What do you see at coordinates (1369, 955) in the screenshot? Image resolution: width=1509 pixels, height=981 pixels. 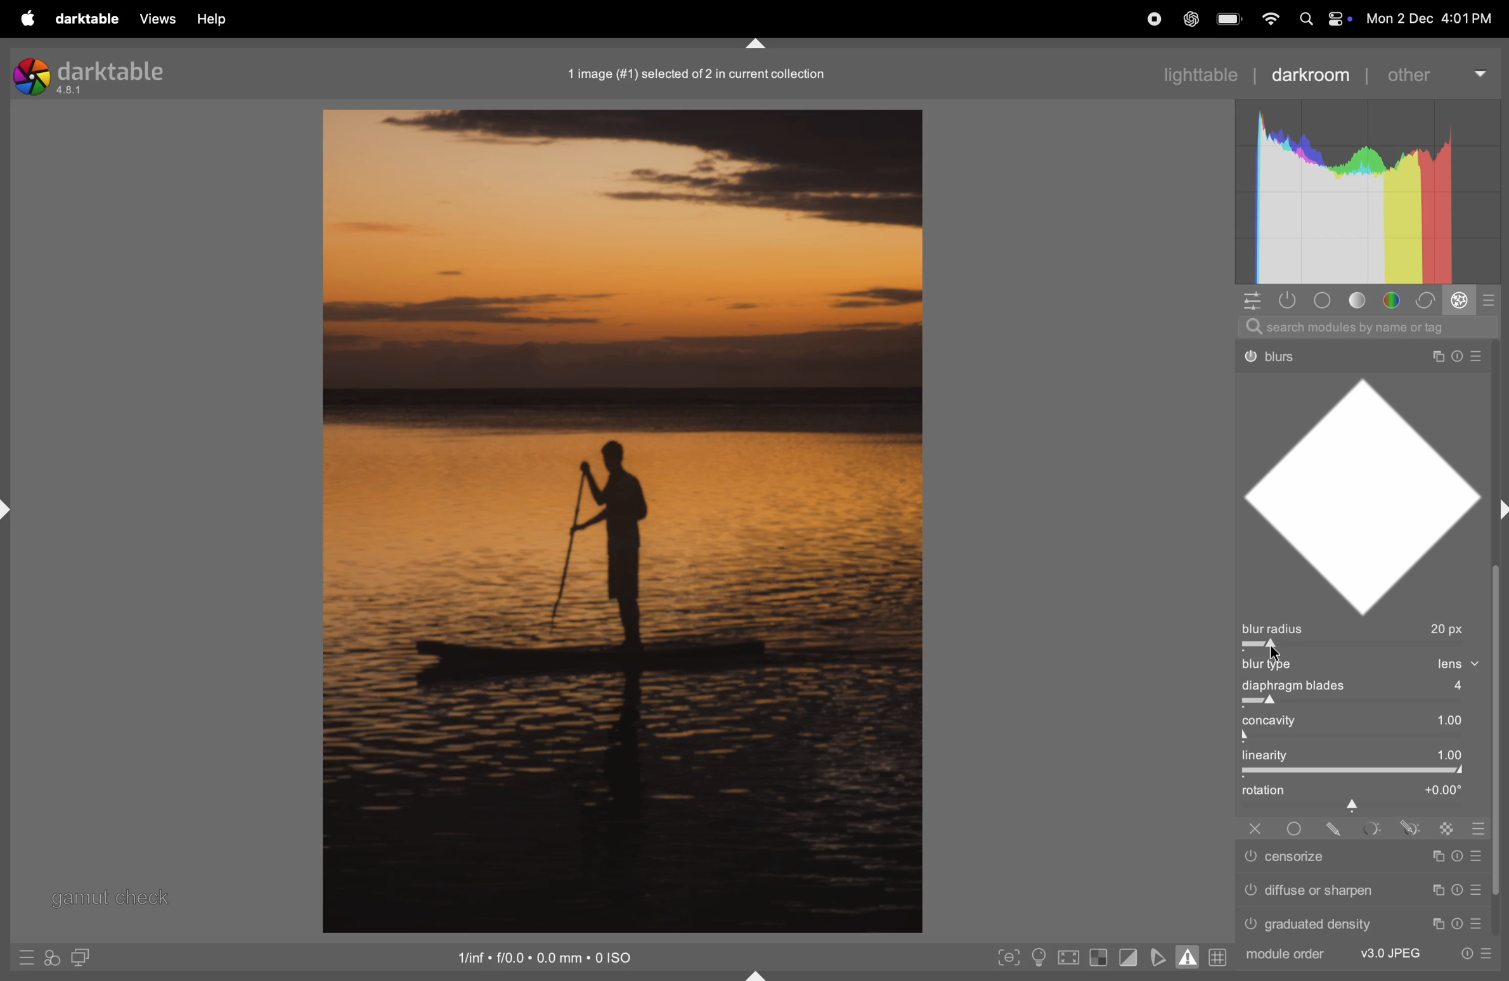 I see `` at bounding box center [1369, 955].